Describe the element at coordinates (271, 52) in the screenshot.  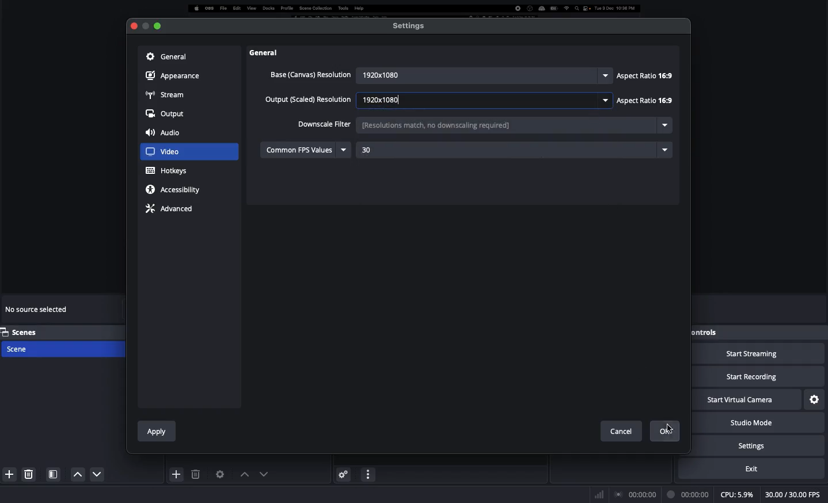
I see `` at that location.